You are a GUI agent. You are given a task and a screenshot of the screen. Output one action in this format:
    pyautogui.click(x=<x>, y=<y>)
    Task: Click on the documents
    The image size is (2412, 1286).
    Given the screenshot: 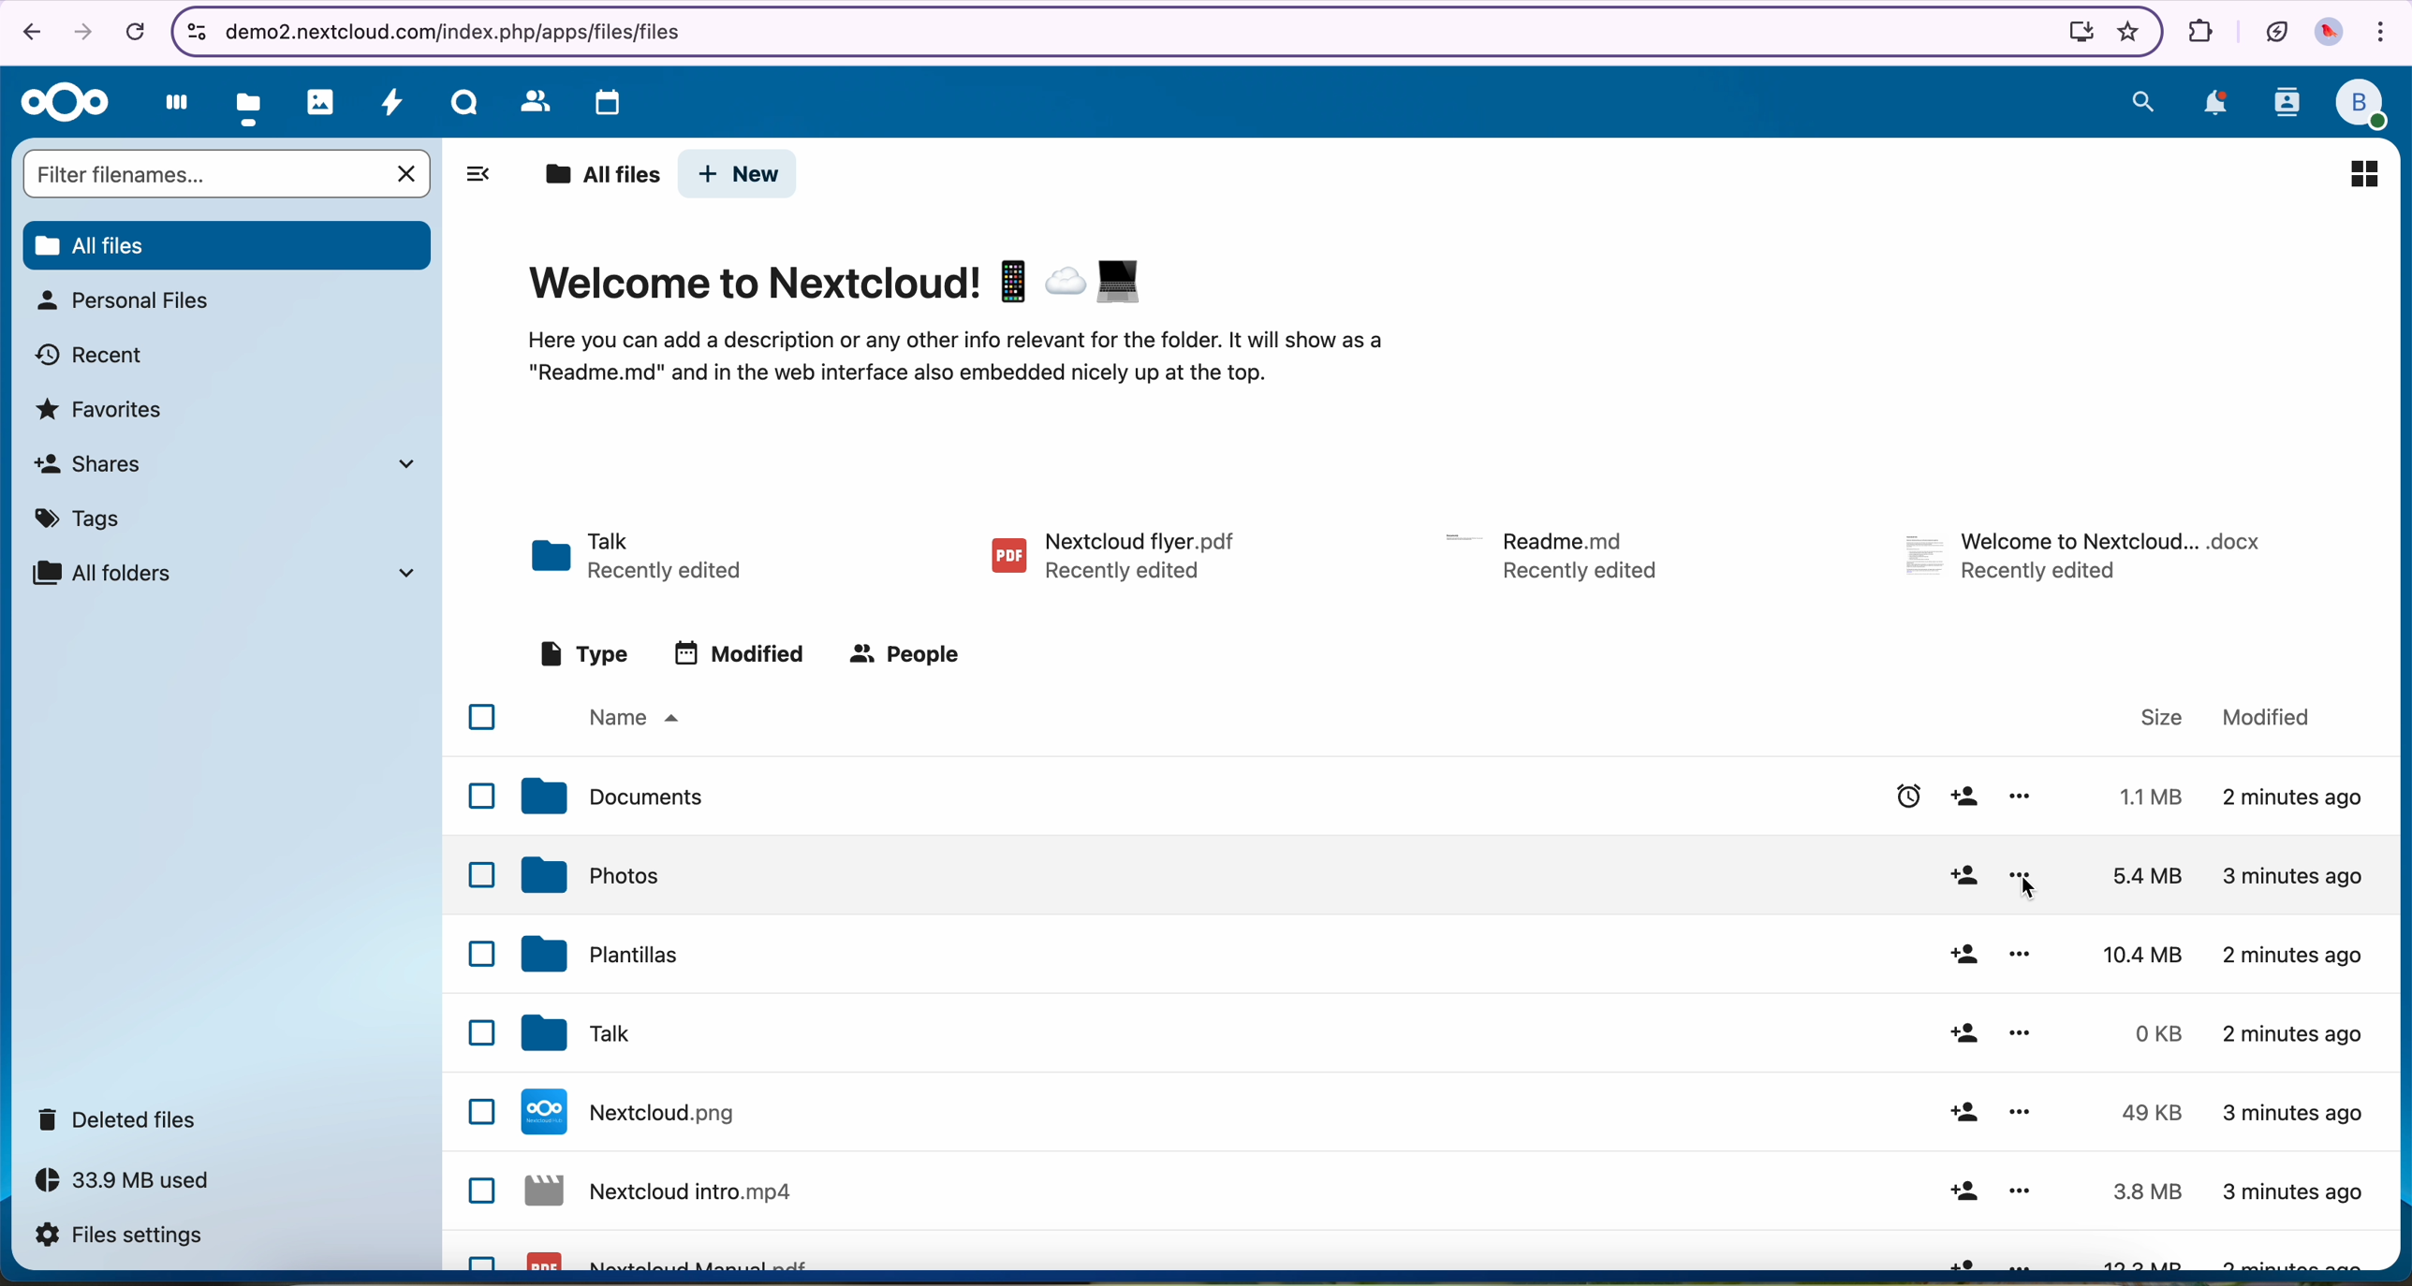 What is the action you would take?
    pyautogui.click(x=615, y=798)
    